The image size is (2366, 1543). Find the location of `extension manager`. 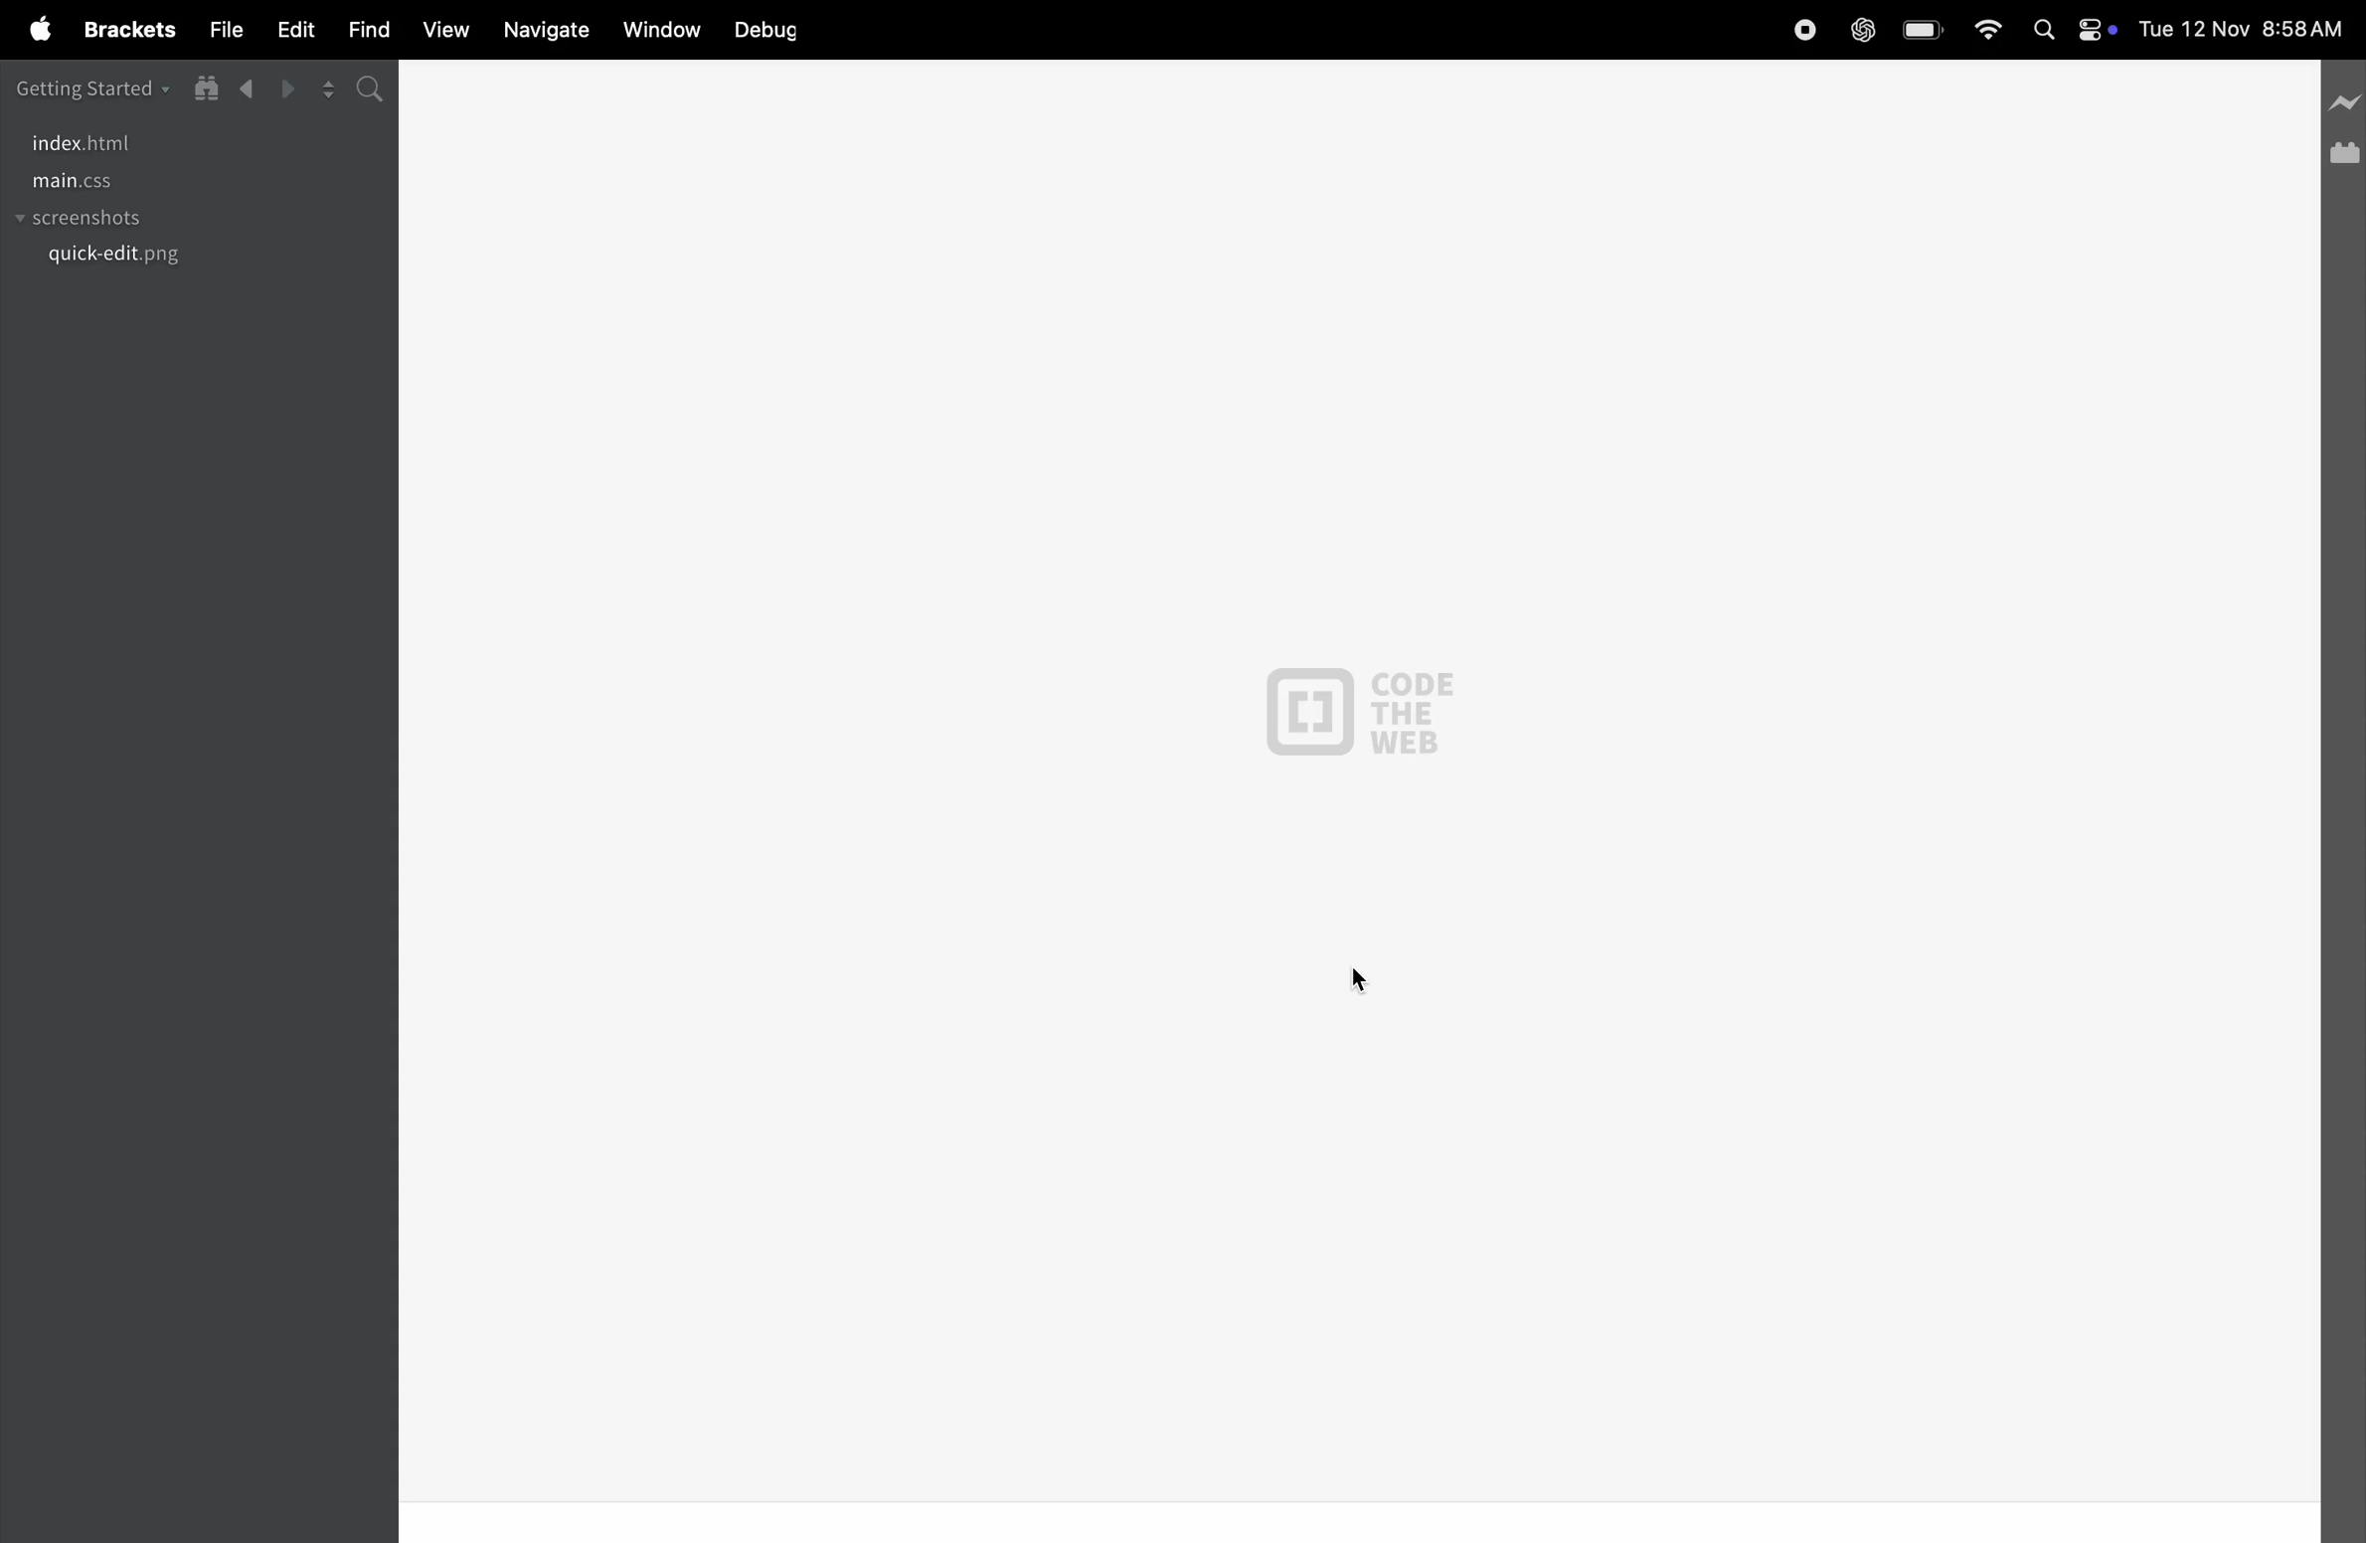

extension manager is located at coordinates (2343, 152).